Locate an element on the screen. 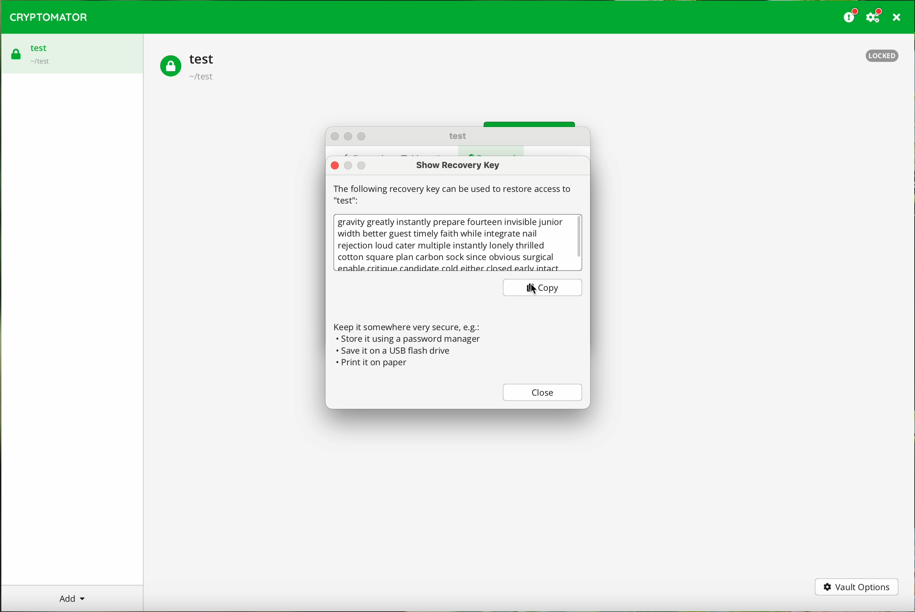 The image size is (915, 612). test is located at coordinates (457, 135).